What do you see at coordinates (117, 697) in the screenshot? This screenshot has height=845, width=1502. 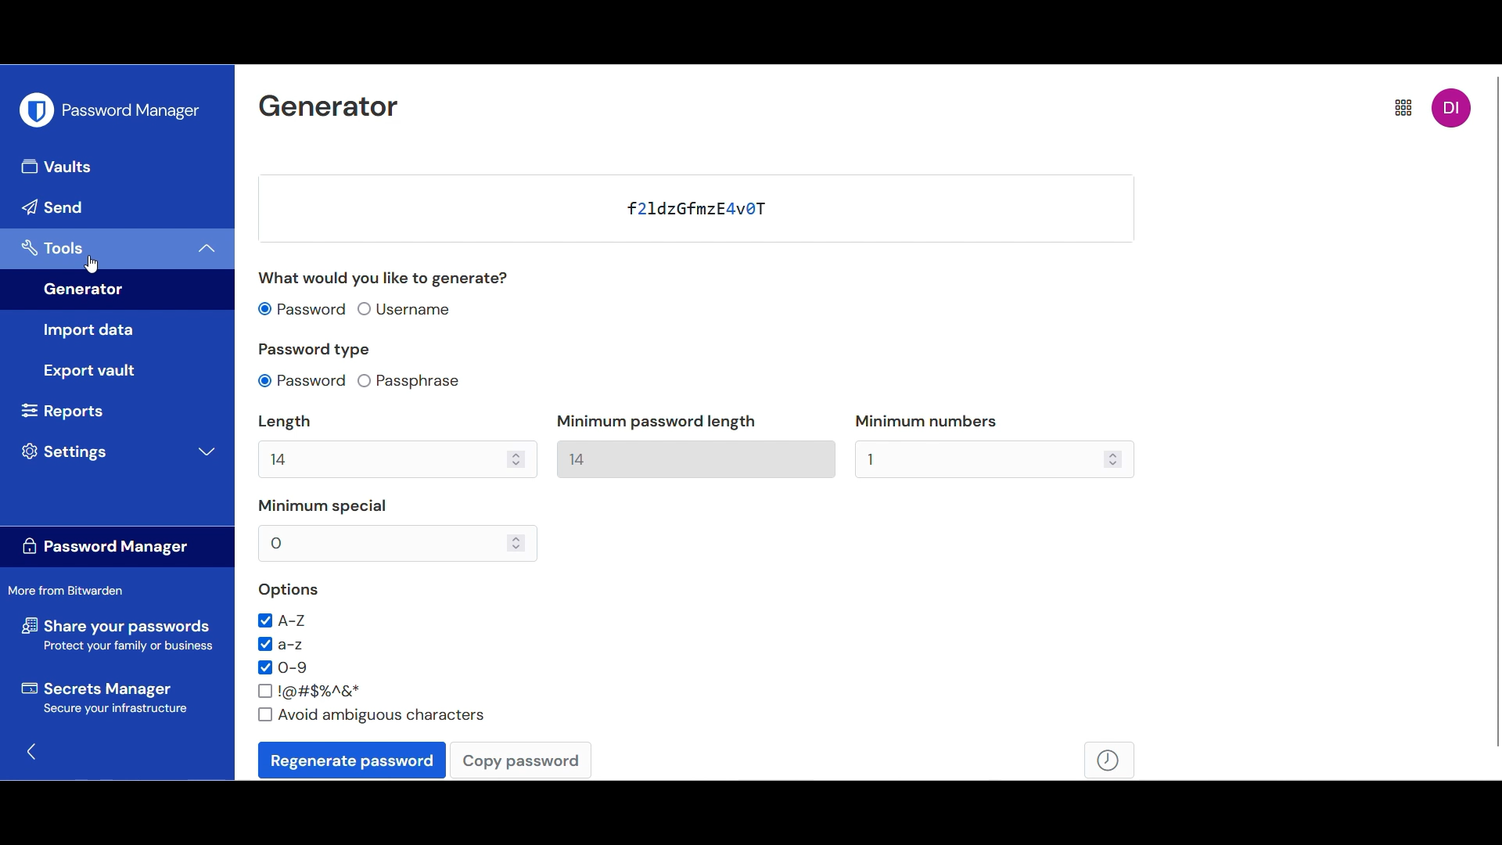 I see `Secrets manager` at bounding box center [117, 697].